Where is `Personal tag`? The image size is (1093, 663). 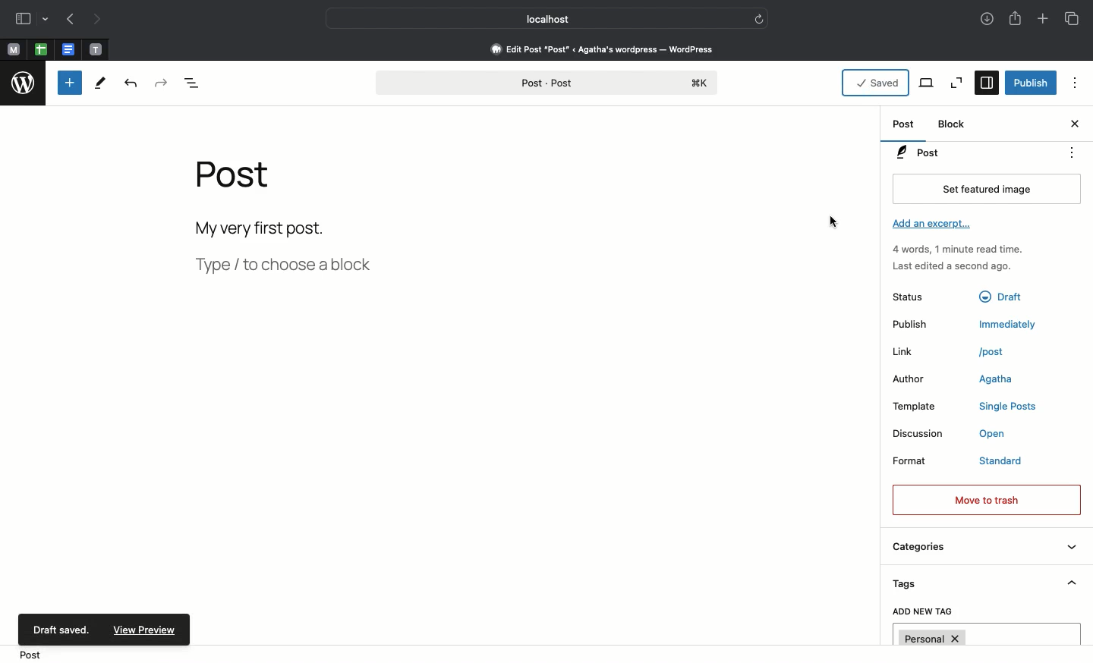 Personal tag is located at coordinates (987, 634).